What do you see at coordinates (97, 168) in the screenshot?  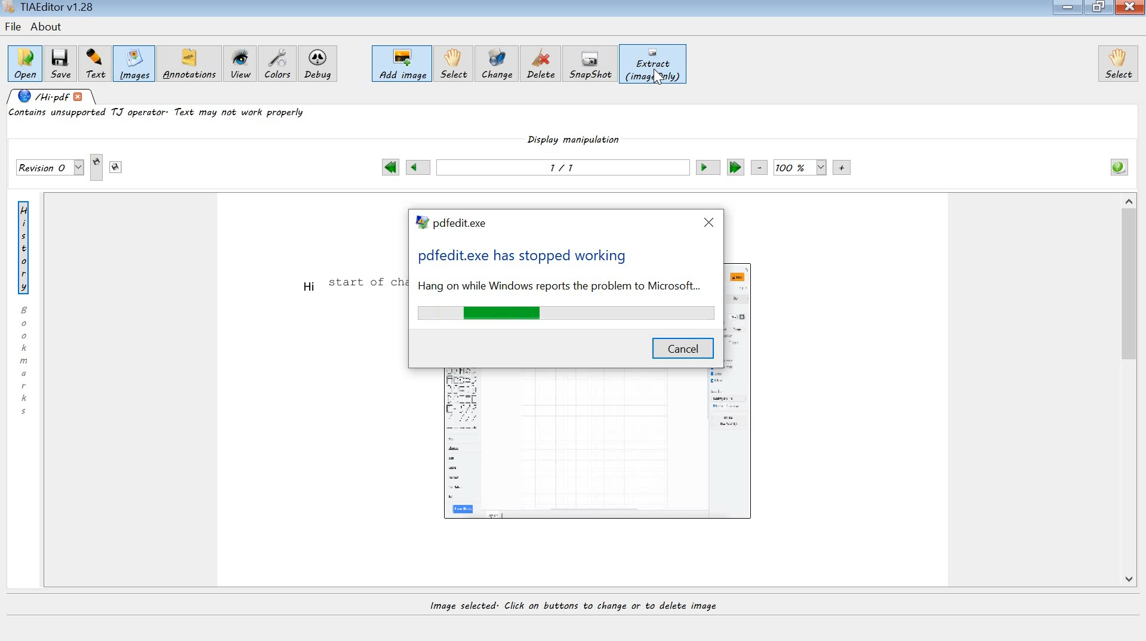 I see `creates new revision` at bounding box center [97, 168].